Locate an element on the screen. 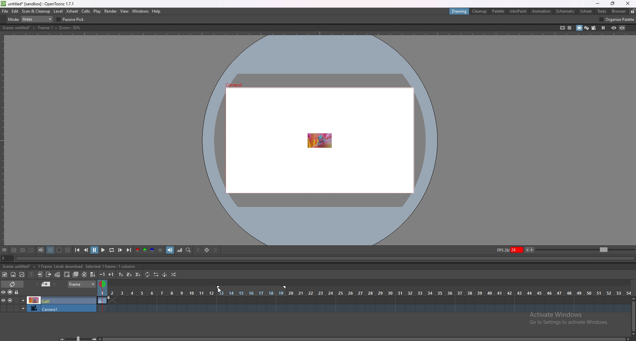  soundtrack is located at coordinates (170, 250).